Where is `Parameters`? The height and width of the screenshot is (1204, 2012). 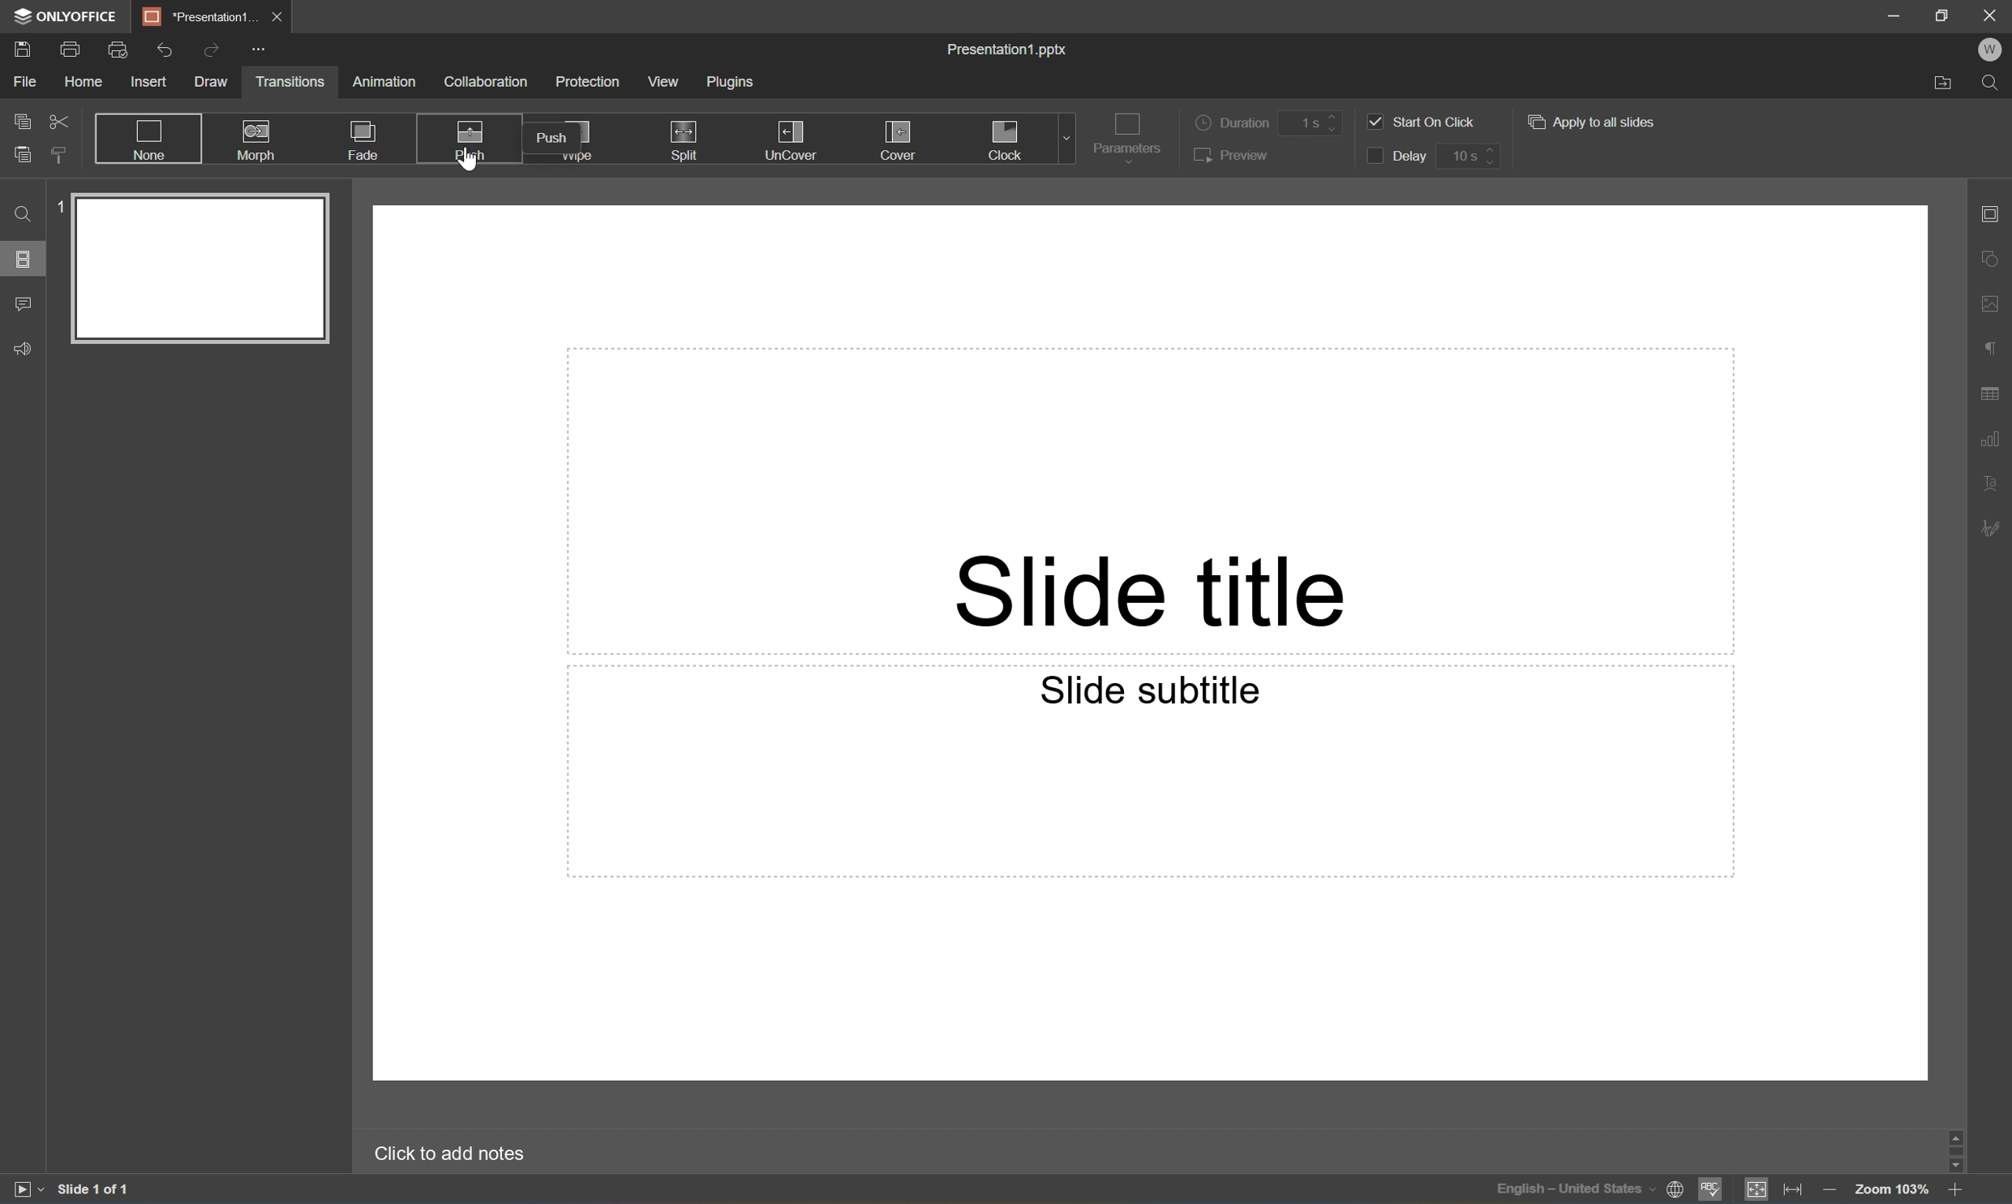 Parameters is located at coordinates (1127, 138).